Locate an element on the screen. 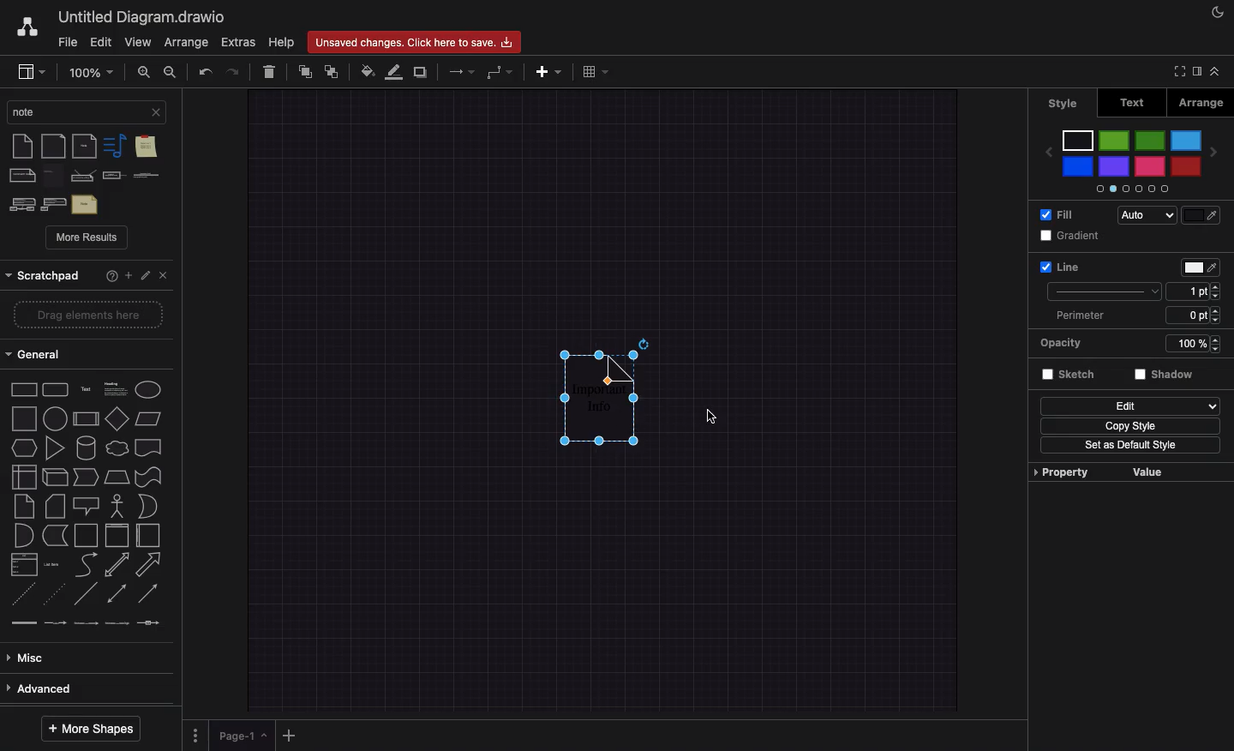 This screenshot has height=751, width=1234. Copy style is located at coordinates (1131, 426).